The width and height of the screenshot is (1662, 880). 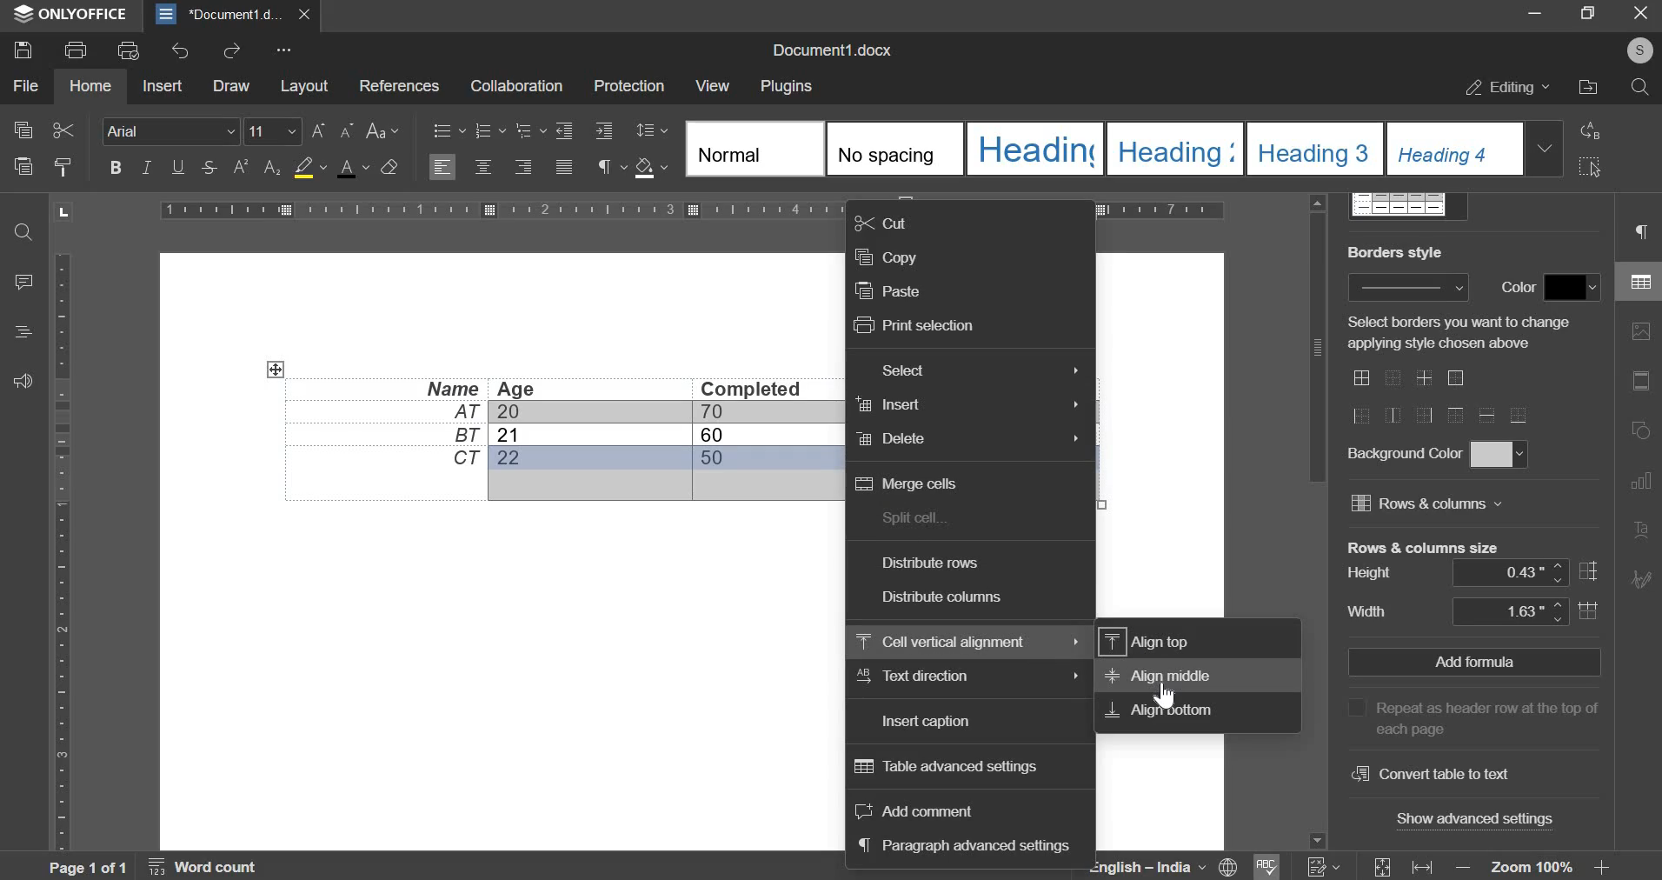 I want to click on justified, so click(x=565, y=169).